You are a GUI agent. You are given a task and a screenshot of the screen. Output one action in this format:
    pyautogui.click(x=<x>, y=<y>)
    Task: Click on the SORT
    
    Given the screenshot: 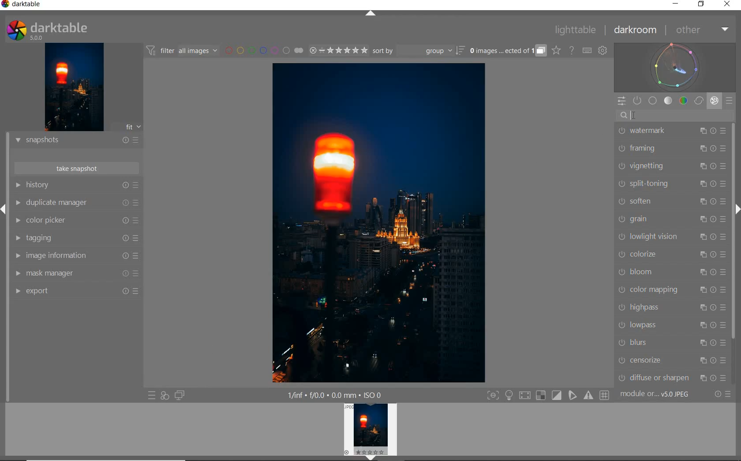 What is the action you would take?
    pyautogui.click(x=418, y=52)
    